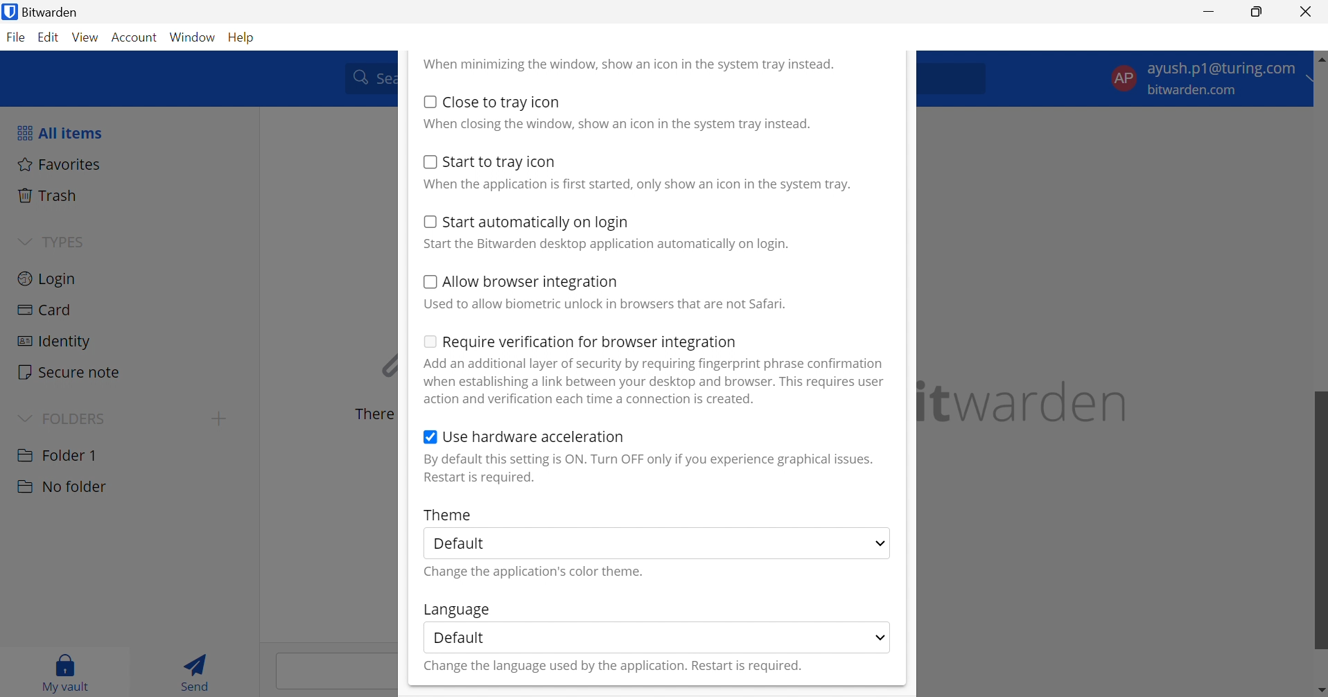  I want to click on Checkbox, so click(430, 439).